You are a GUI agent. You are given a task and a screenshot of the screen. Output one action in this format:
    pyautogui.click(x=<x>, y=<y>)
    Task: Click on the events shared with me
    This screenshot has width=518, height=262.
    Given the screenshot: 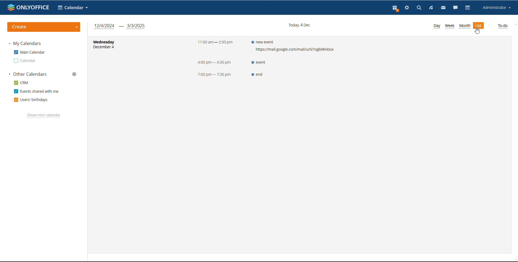 What is the action you would take?
    pyautogui.click(x=36, y=91)
    